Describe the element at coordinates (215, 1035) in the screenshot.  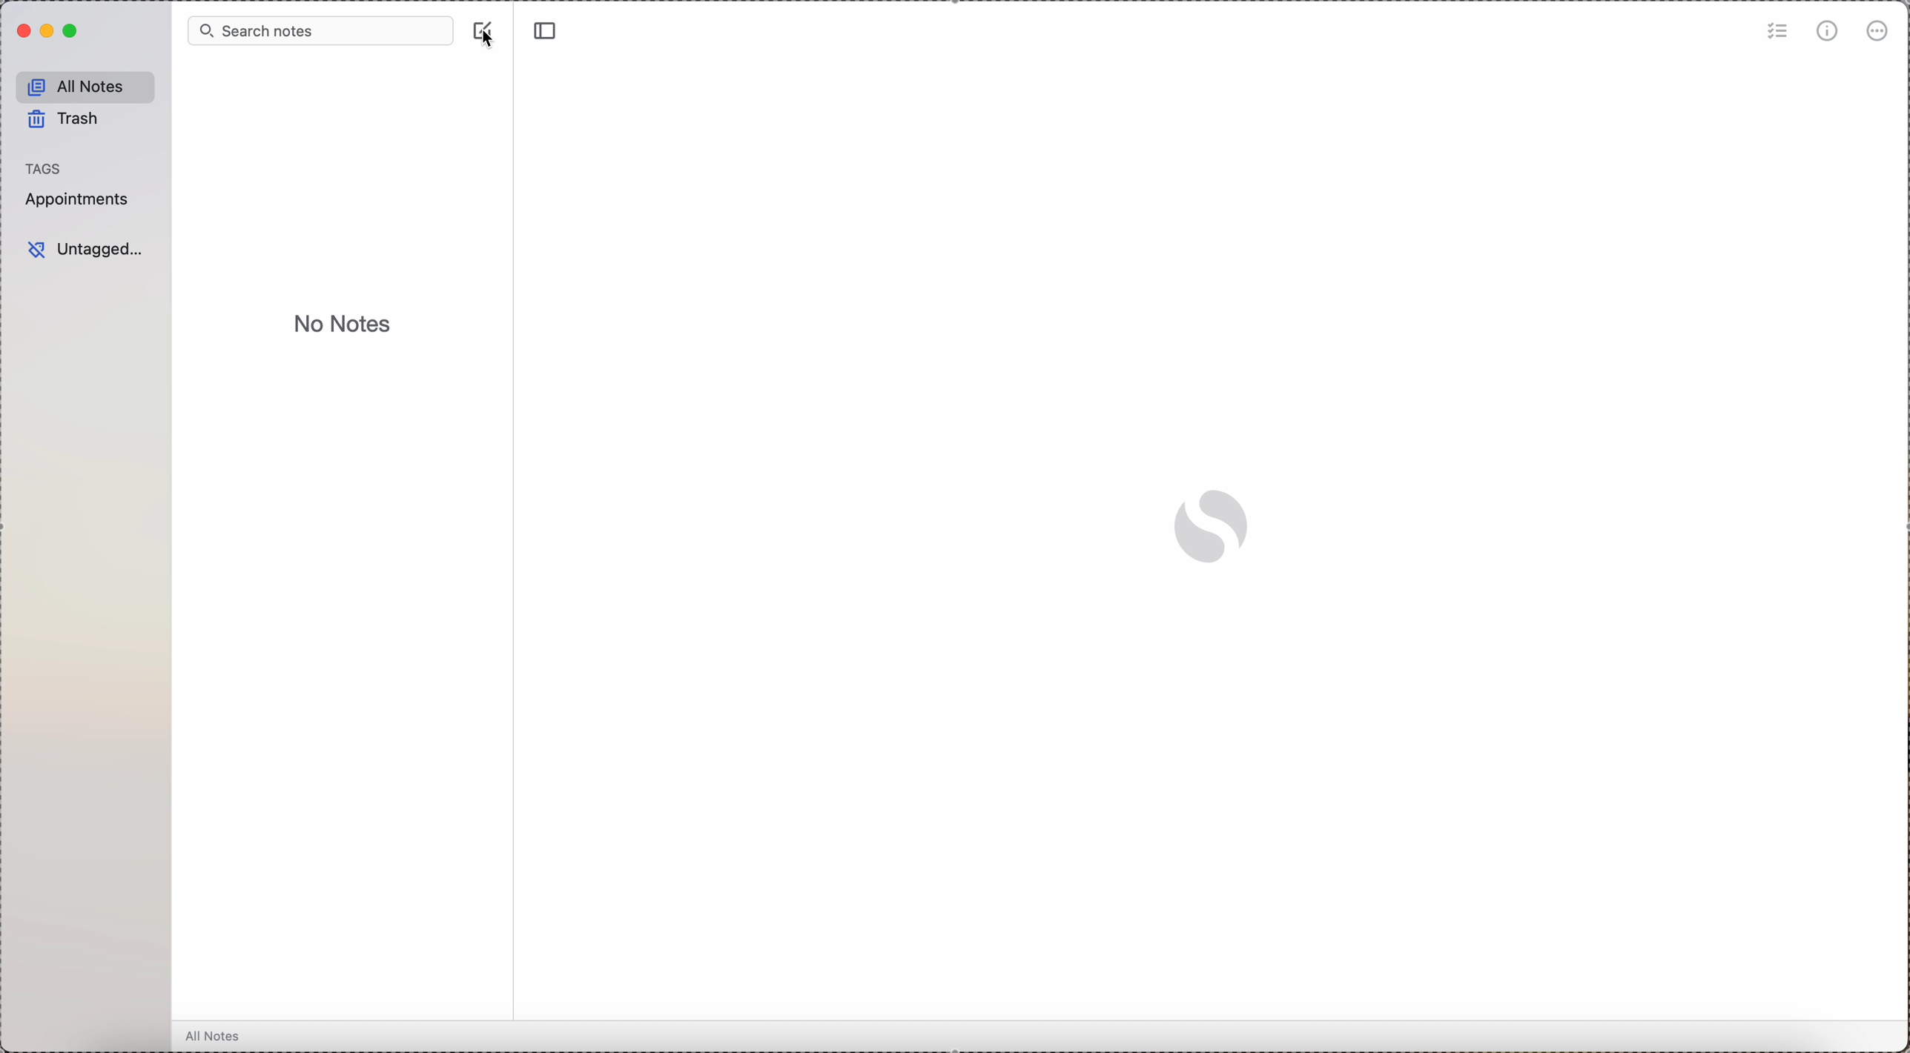
I see `all notes` at that location.